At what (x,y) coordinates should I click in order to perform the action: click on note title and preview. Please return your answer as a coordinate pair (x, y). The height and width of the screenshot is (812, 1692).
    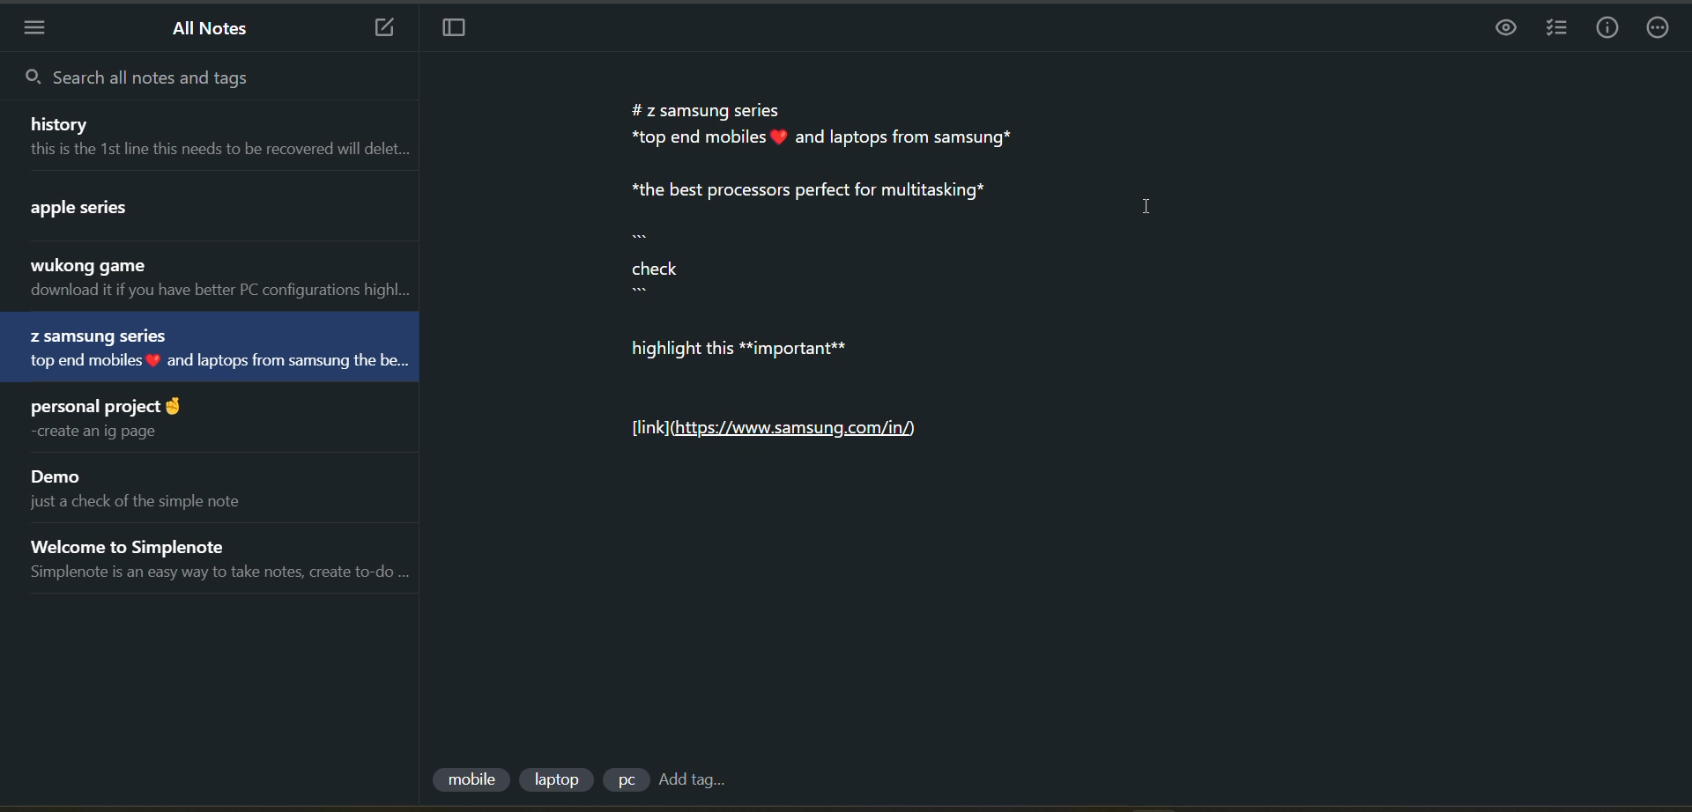
    Looking at the image, I should click on (227, 559).